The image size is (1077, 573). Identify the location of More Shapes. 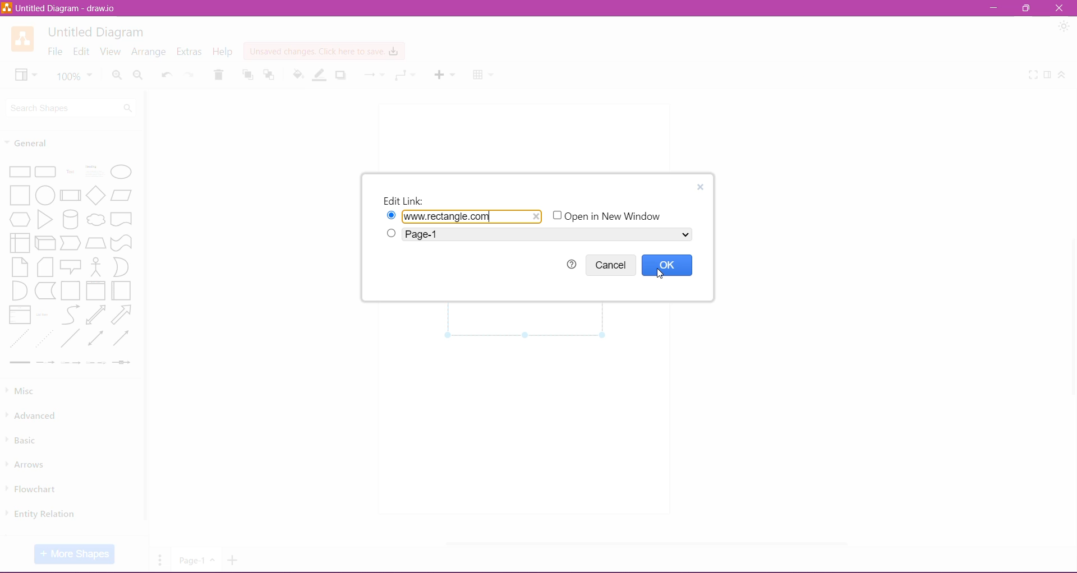
(75, 554).